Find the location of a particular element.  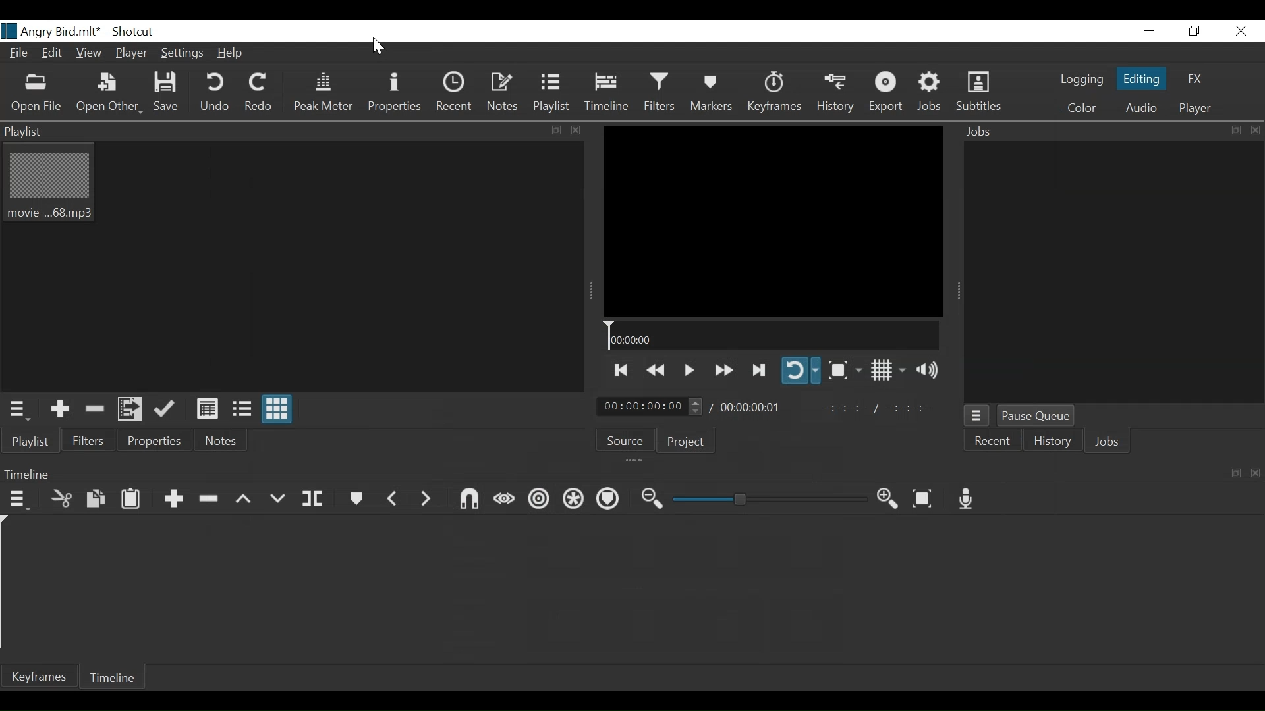

Overwrite is located at coordinates (279, 498).